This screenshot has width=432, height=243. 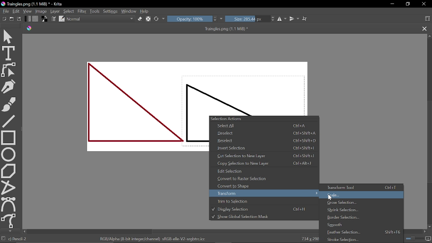 I want to click on Selection Actions, so click(x=265, y=118).